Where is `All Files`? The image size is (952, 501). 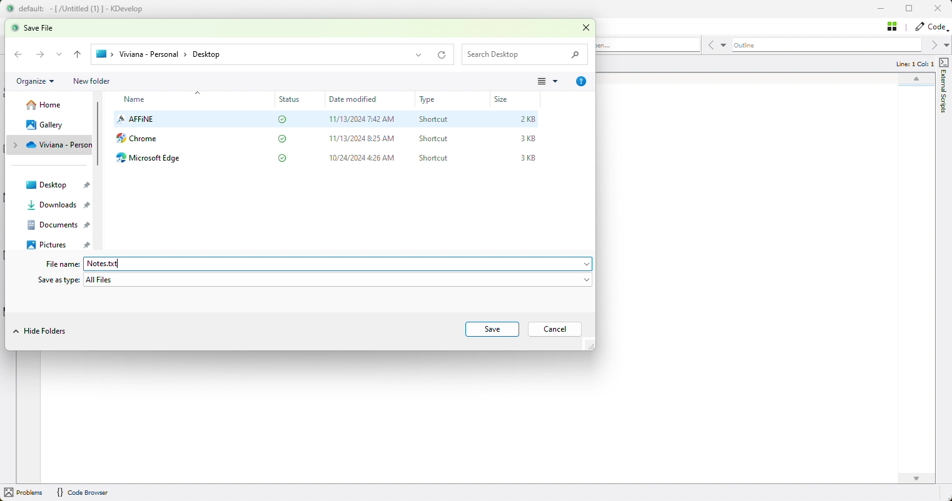 All Files is located at coordinates (101, 280).